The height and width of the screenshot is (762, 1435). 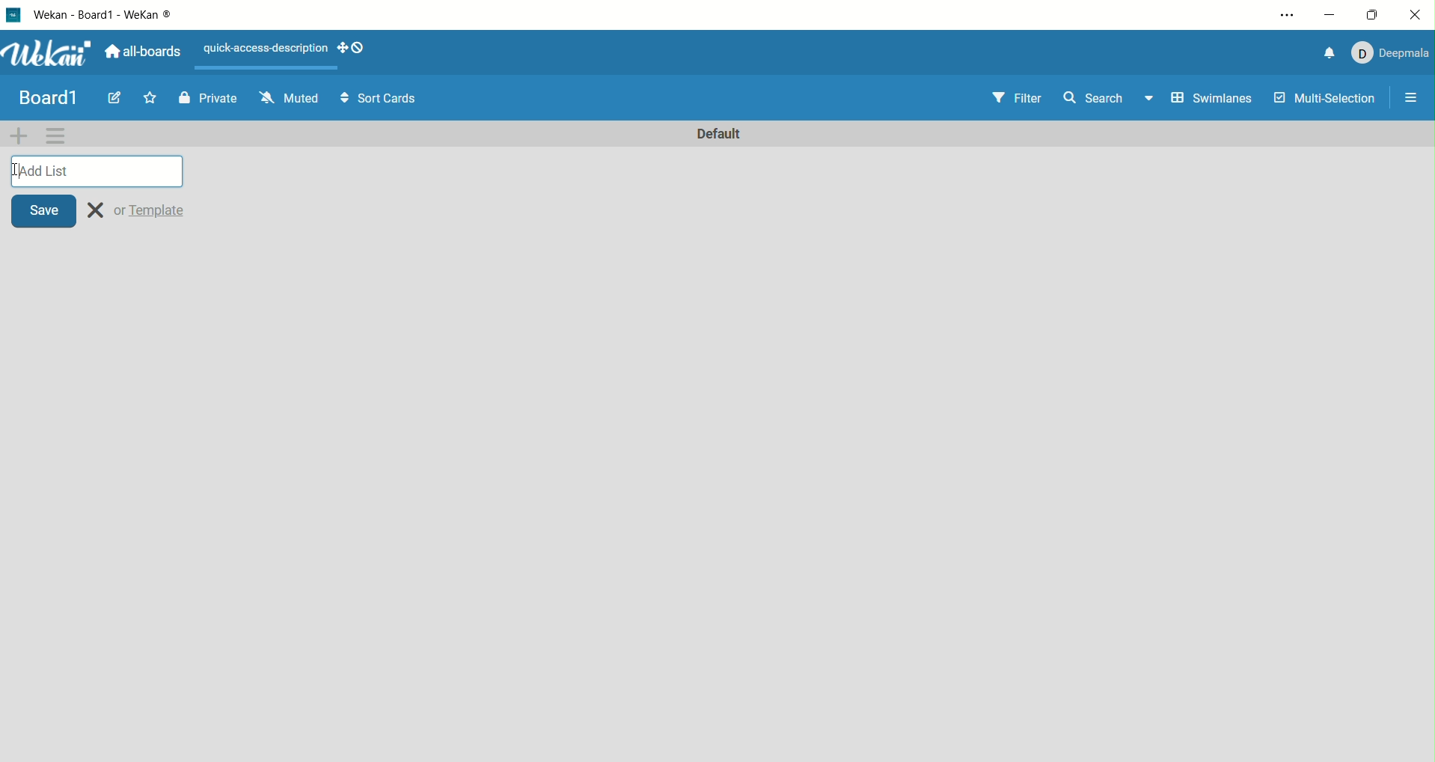 What do you see at coordinates (152, 210) in the screenshot?
I see `template` at bounding box center [152, 210].